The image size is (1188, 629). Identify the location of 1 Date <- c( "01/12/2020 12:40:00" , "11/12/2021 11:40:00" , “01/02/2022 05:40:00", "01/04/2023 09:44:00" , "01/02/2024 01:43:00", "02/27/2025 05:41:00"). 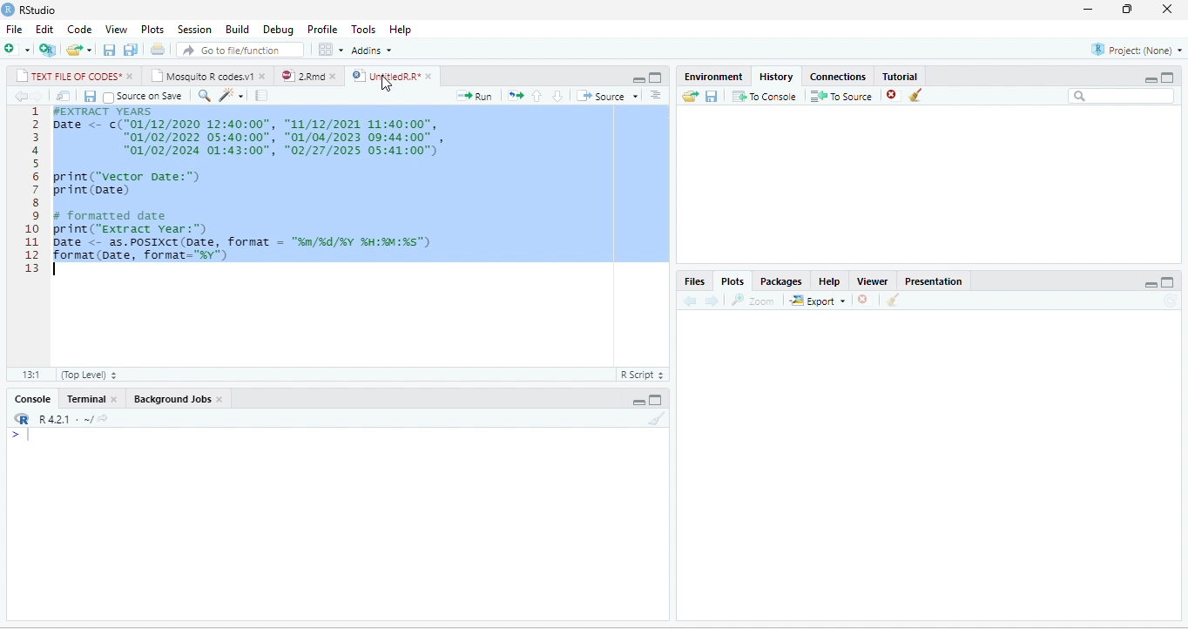
(253, 138).